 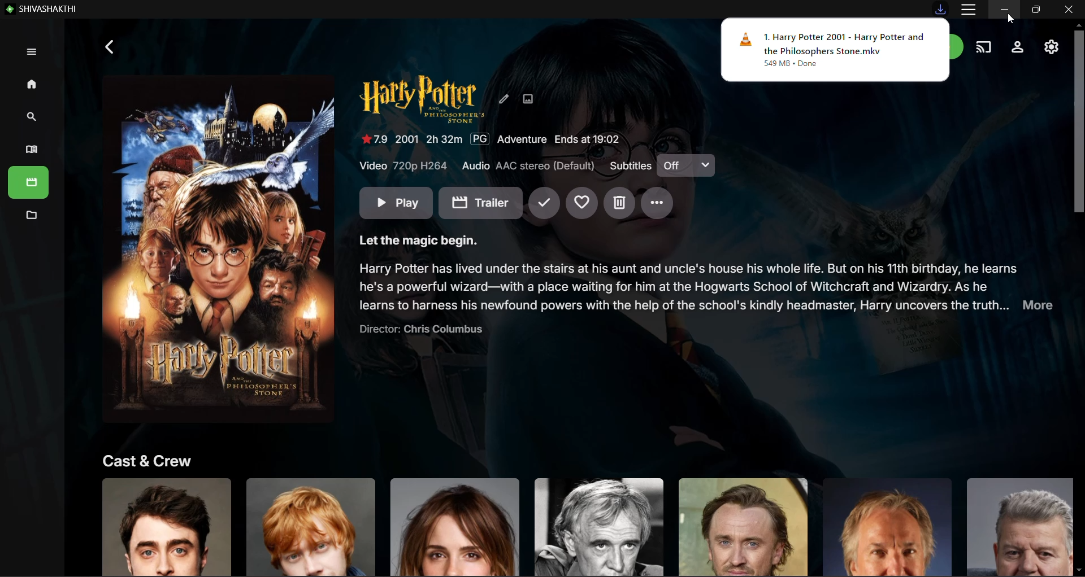 What do you see at coordinates (544, 204) in the screenshot?
I see `Mark Played` at bounding box center [544, 204].